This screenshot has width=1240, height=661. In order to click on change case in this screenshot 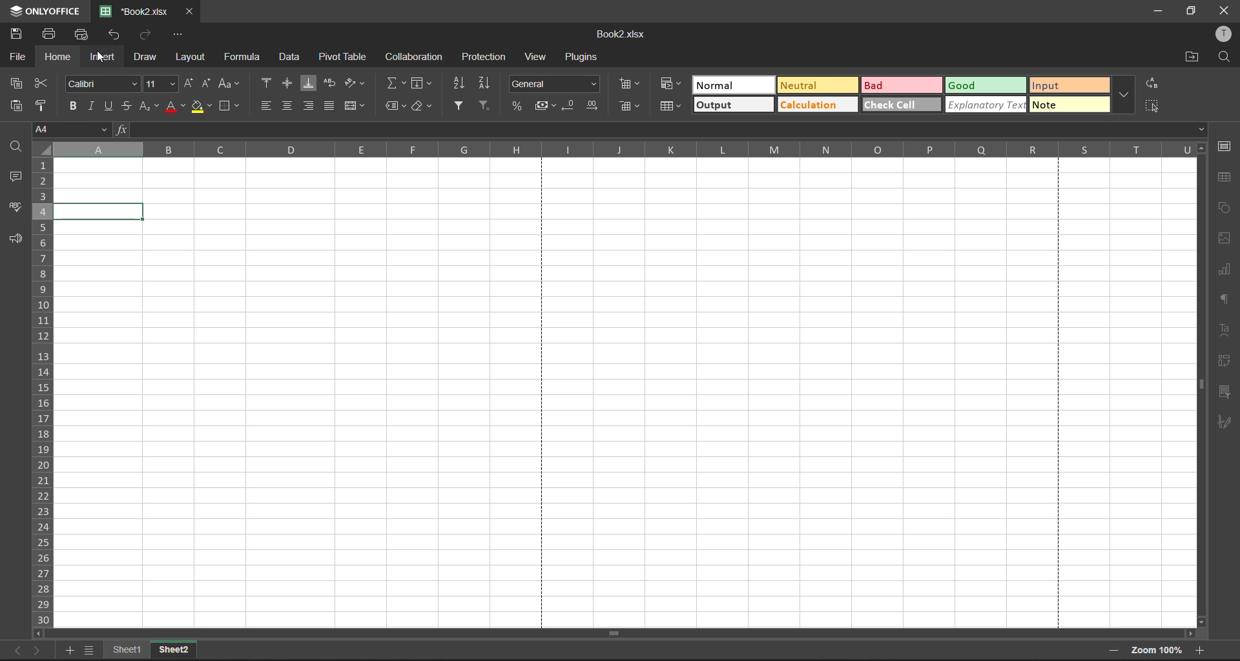, I will do `click(231, 83)`.